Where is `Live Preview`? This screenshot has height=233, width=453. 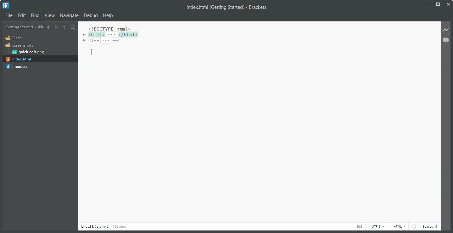
Live Preview is located at coordinates (447, 30).